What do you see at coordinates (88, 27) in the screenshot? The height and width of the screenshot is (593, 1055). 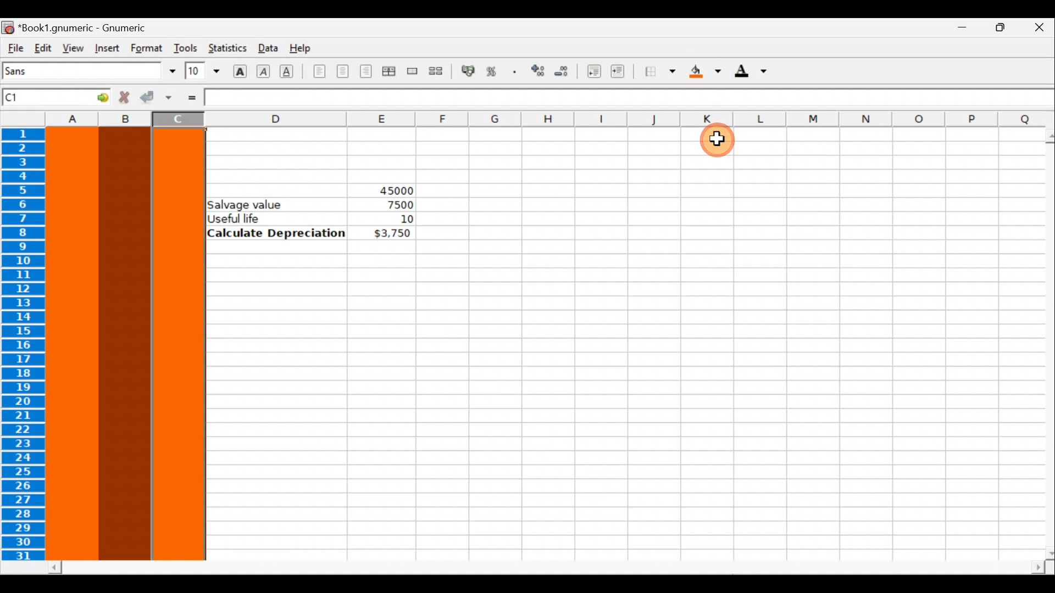 I see `Book1.gnumeric - Gnumeric` at bounding box center [88, 27].